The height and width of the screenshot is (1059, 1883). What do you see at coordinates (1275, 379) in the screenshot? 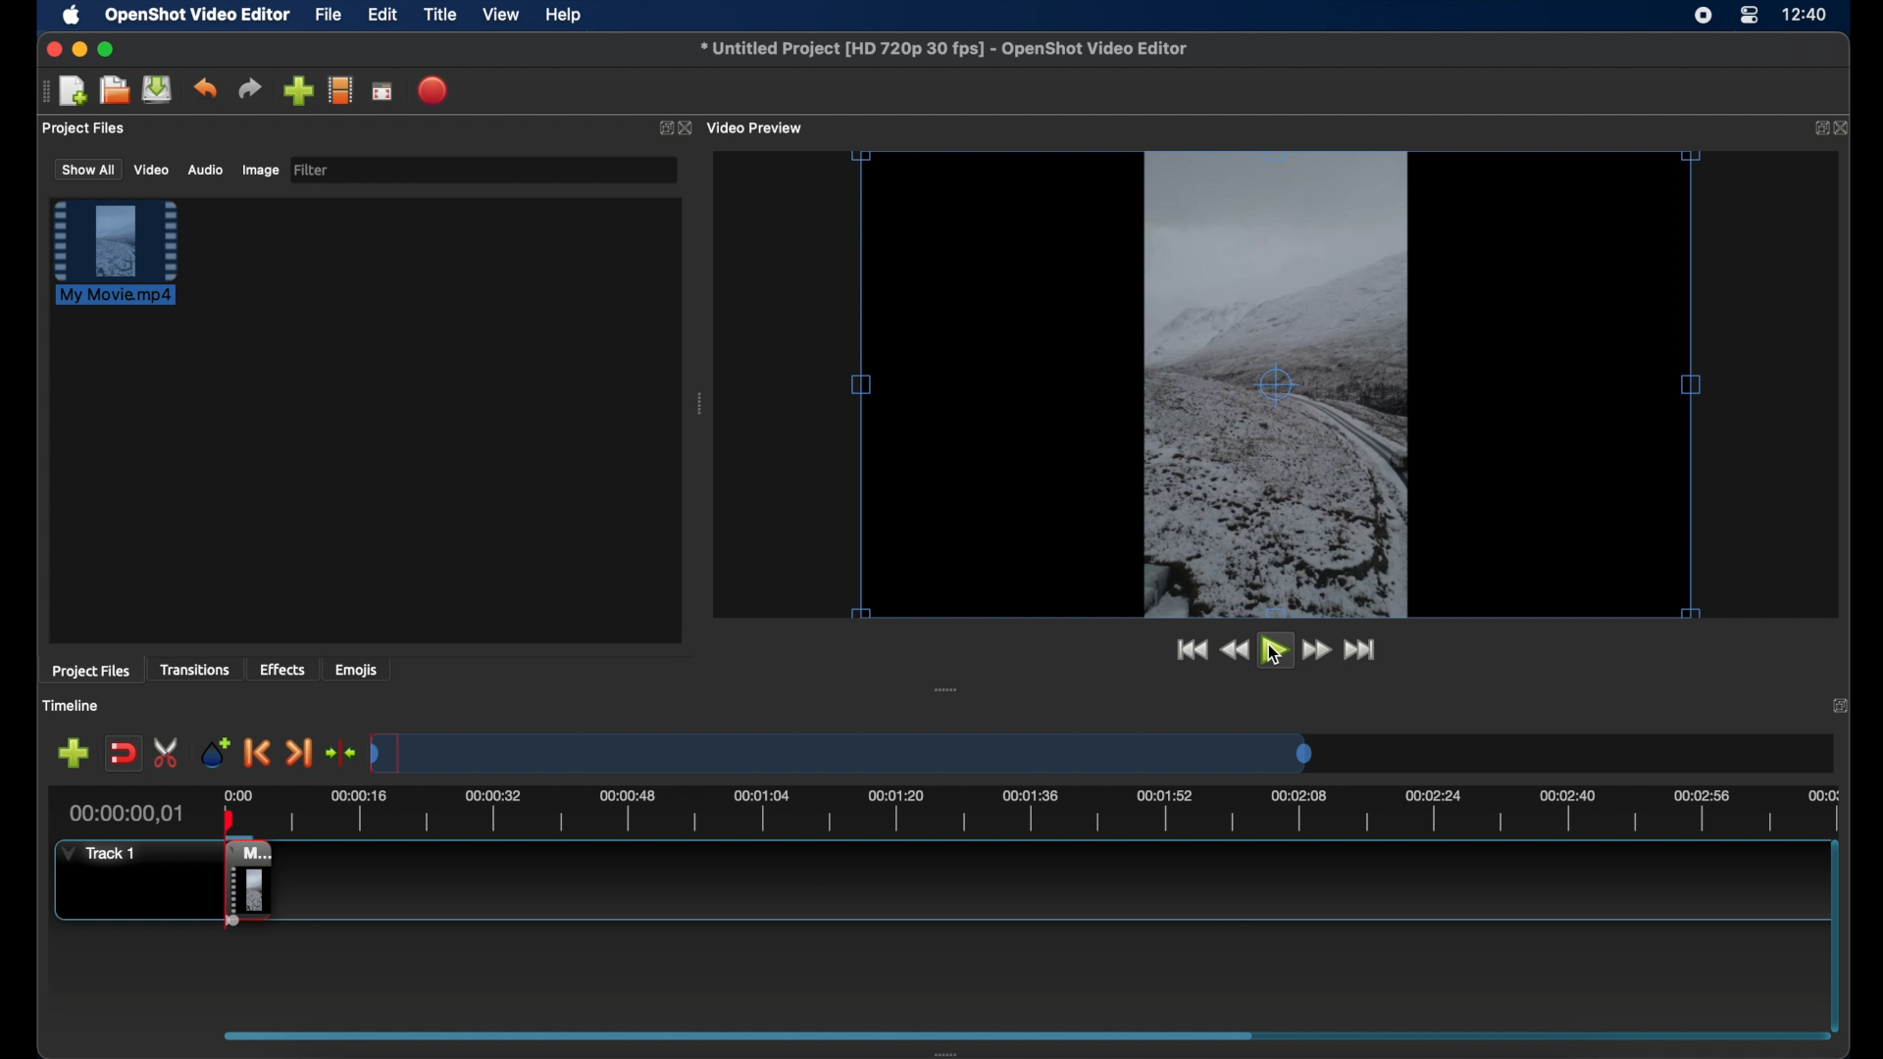
I see `video cursor` at bounding box center [1275, 379].